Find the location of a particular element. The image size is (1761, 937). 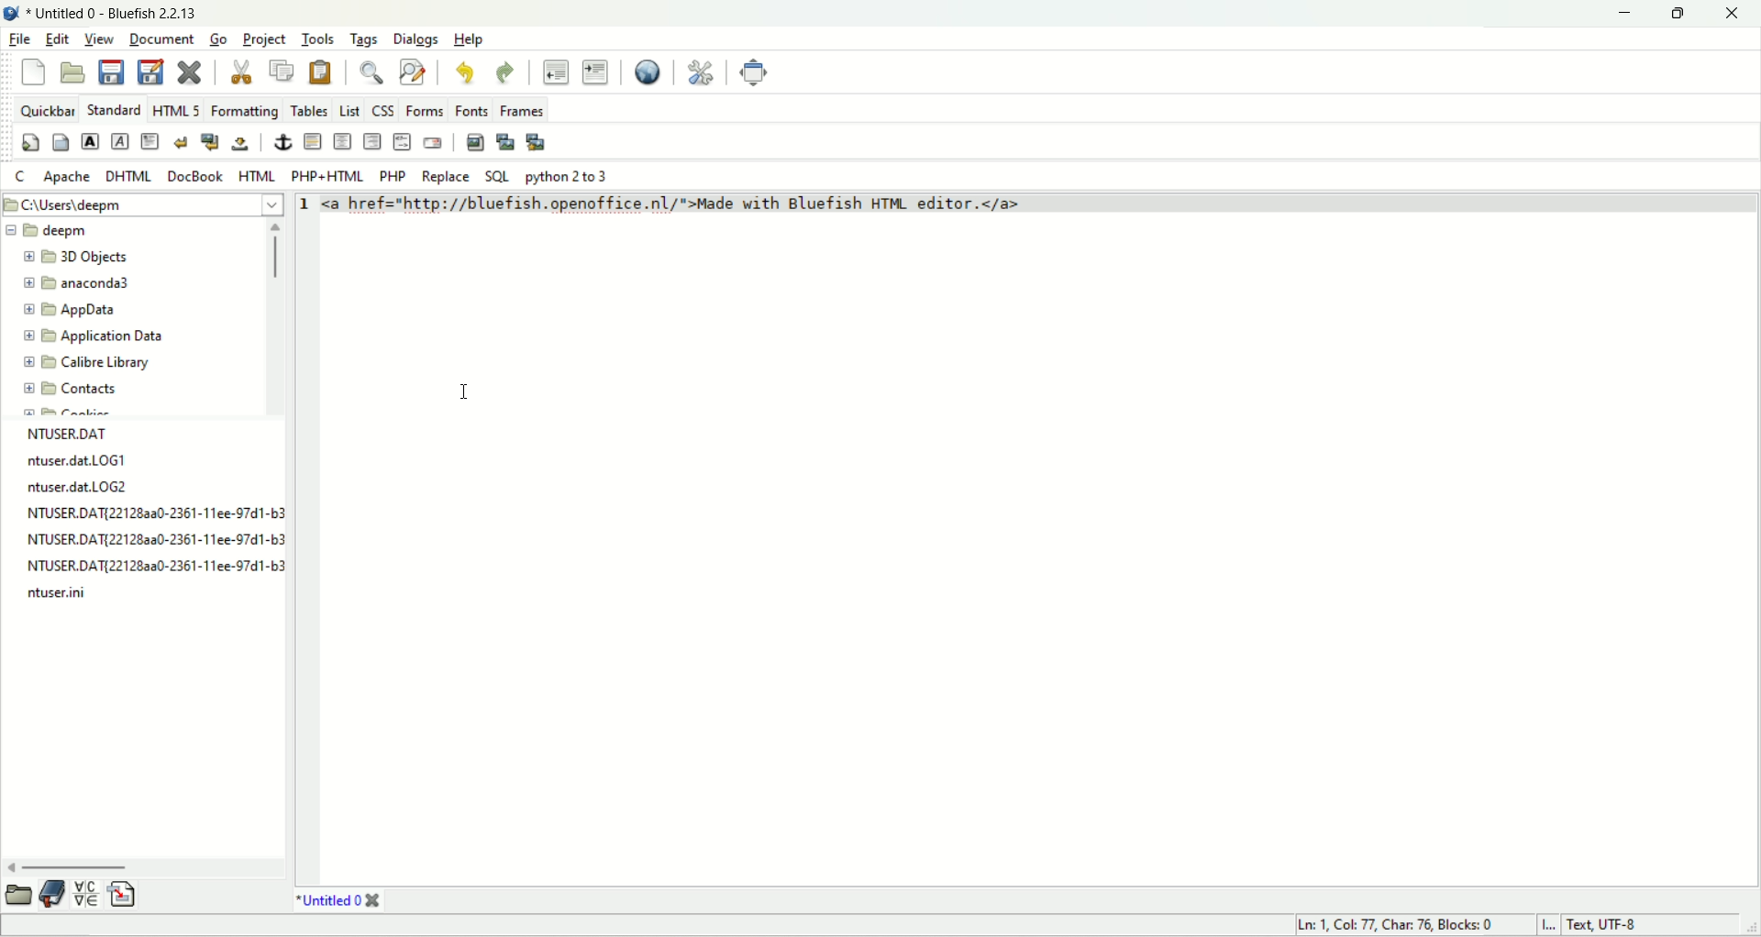

dialogs is located at coordinates (416, 39).